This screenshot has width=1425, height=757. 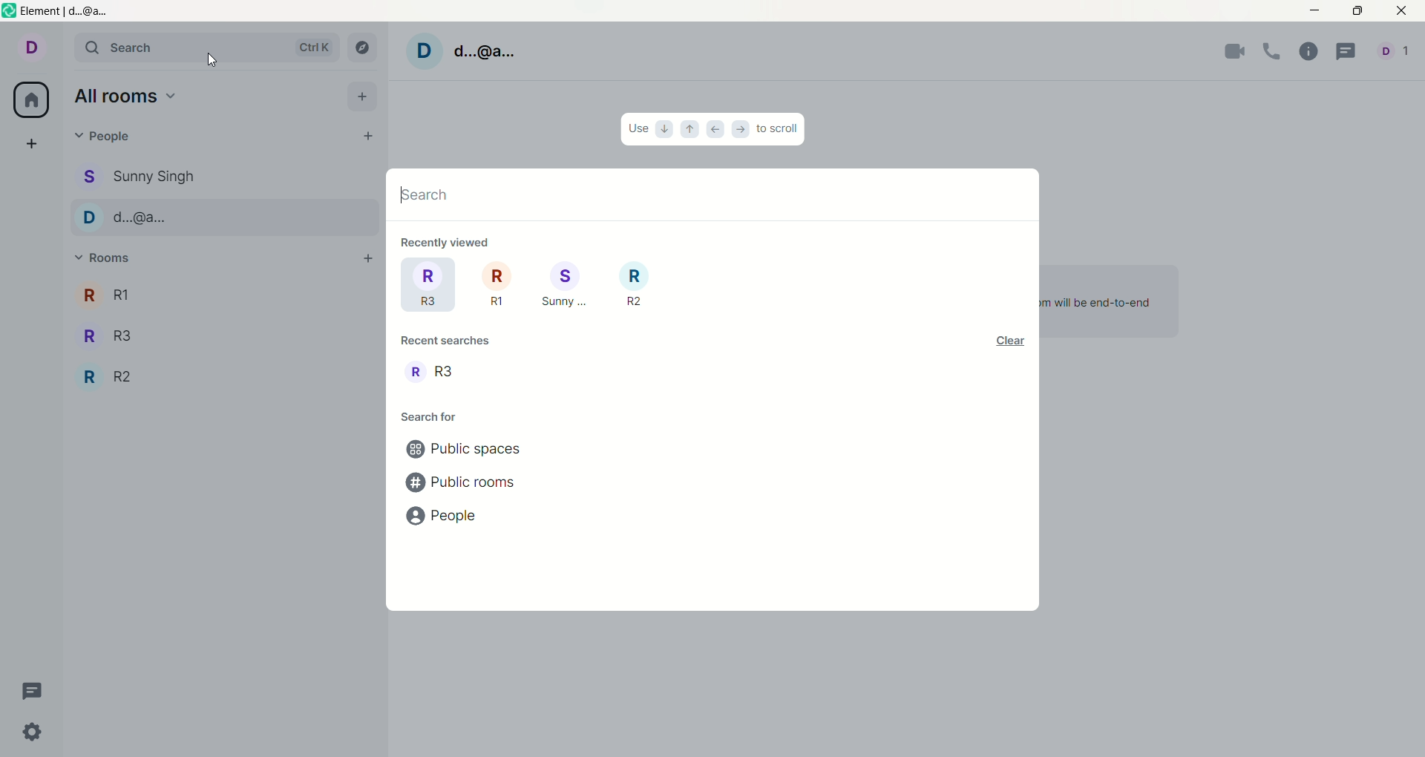 What do you see at coordinates (69, 12) in the screenshot?
I see `element` at bounding box center [69, 12].